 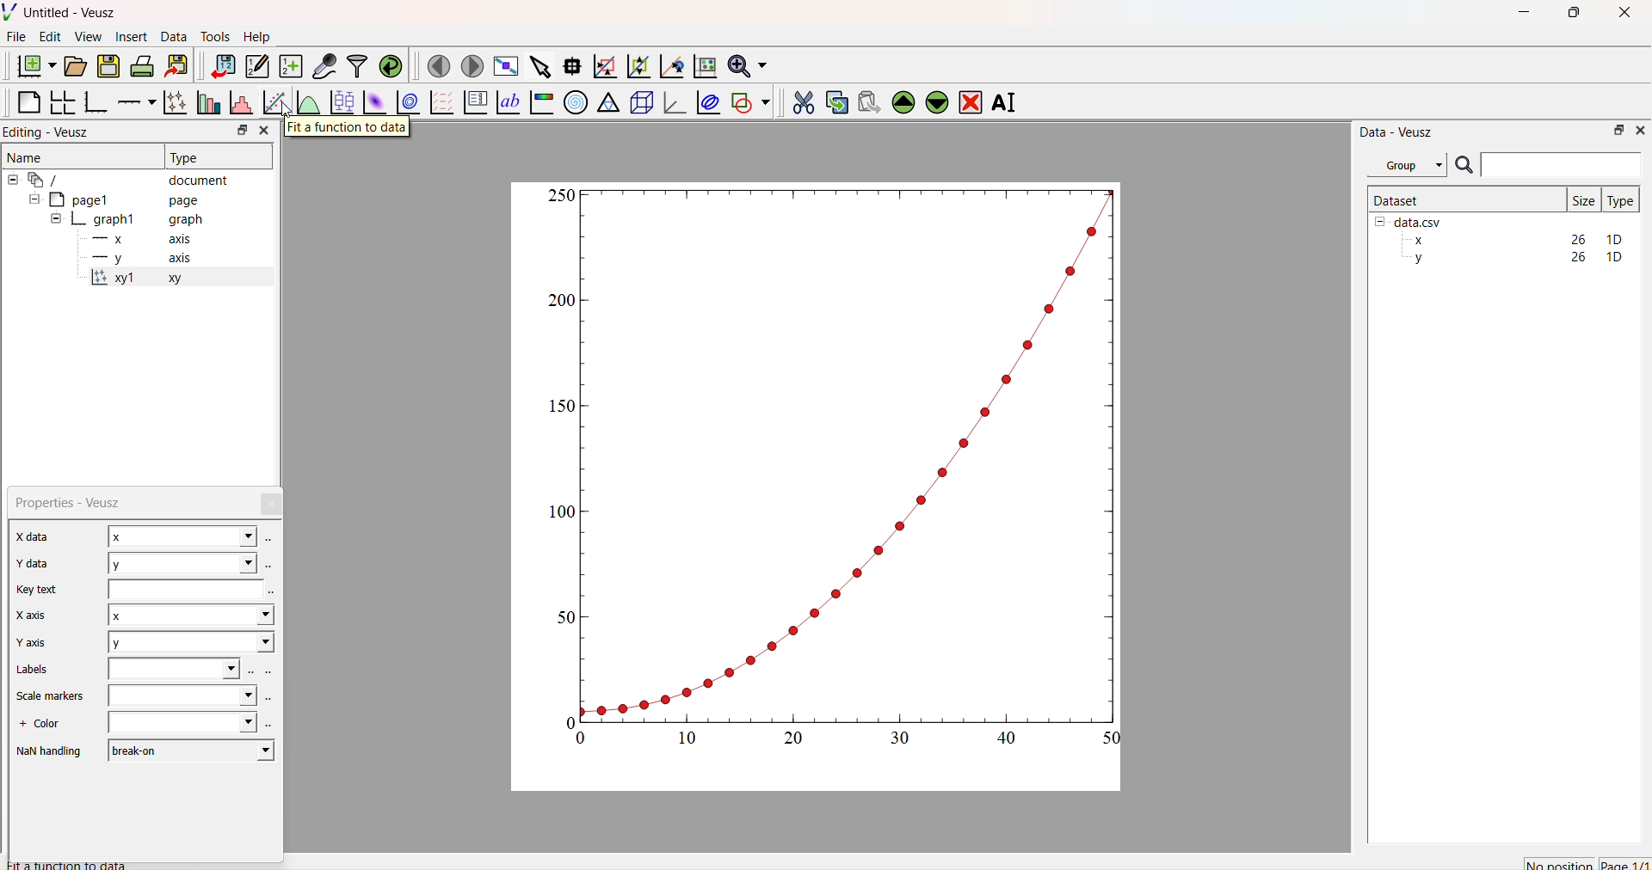 What do you see at coordinates (173, 102) in the screenshot?
I see `Plot points with lines and errorbars` at bounding box center [173, 102].